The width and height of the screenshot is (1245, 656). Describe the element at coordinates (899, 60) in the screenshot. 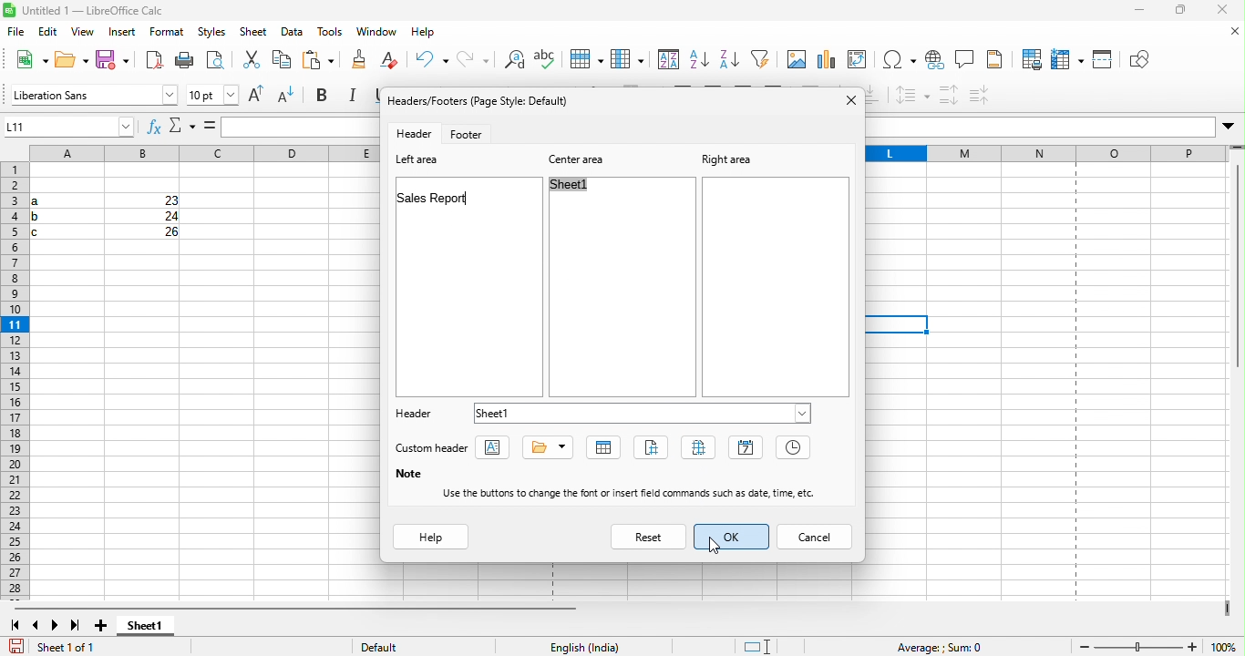

I see `special character` at that location.